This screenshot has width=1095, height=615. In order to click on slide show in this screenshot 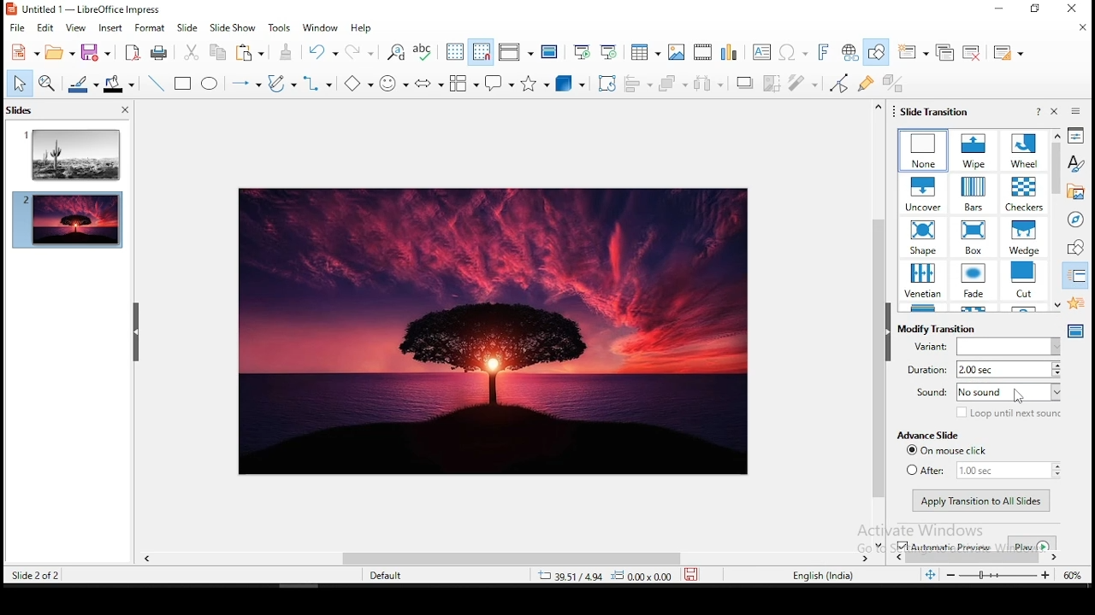, I will do `click(232, 27)`.